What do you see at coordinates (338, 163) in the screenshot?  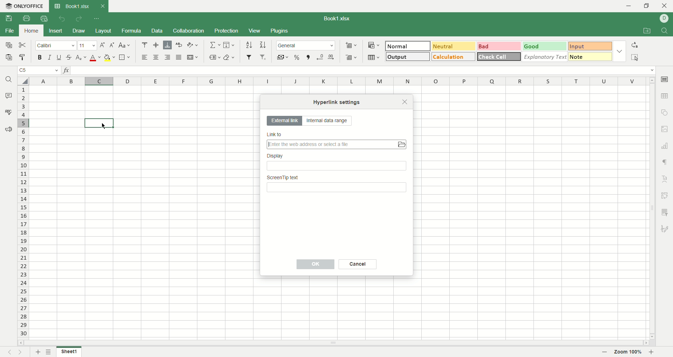 I see `display` at bounding box center [338, 163].